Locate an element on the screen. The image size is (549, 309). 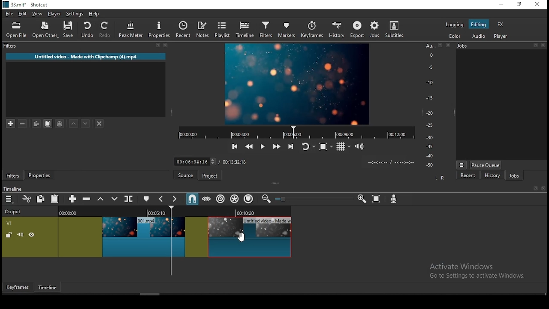
timer is located at coordinates (294, 132).